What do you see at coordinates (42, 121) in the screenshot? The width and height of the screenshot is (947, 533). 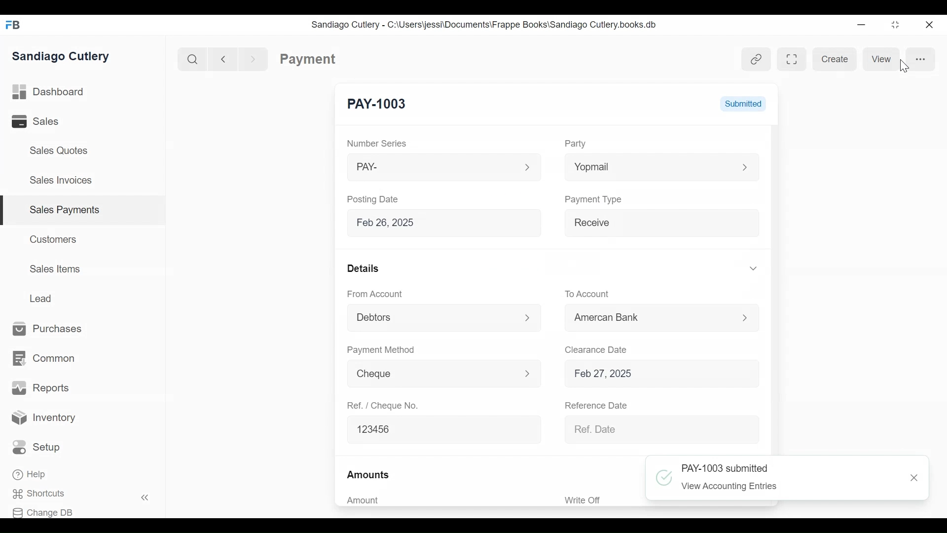 I see `Sales` at bounding box center [42, 121].